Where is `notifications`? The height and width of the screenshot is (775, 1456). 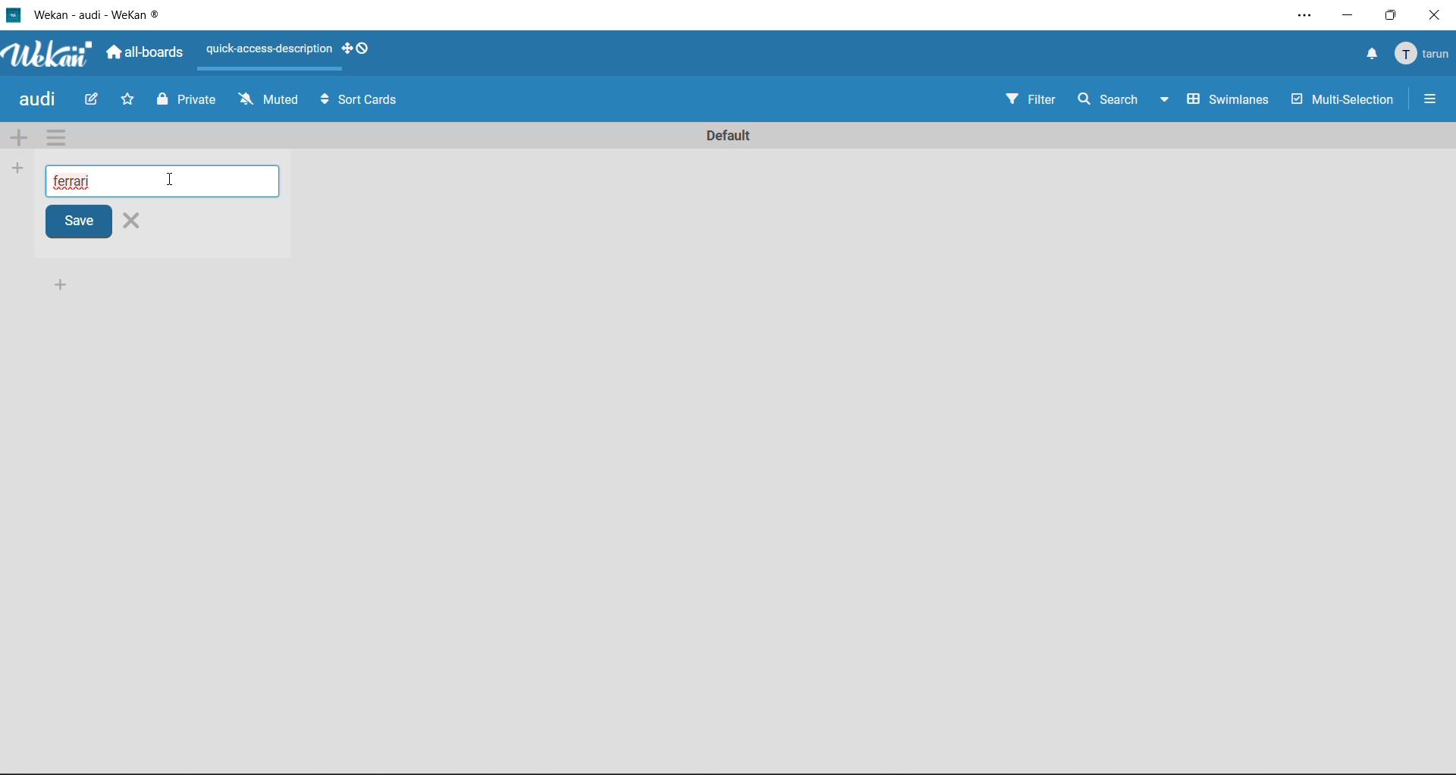
notifications is located at coordinates (1372, 55).